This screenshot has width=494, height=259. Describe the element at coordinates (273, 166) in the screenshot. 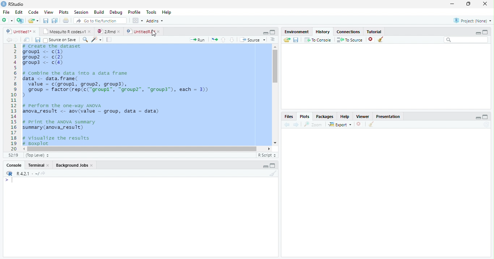

I see `Maximize` at that location.